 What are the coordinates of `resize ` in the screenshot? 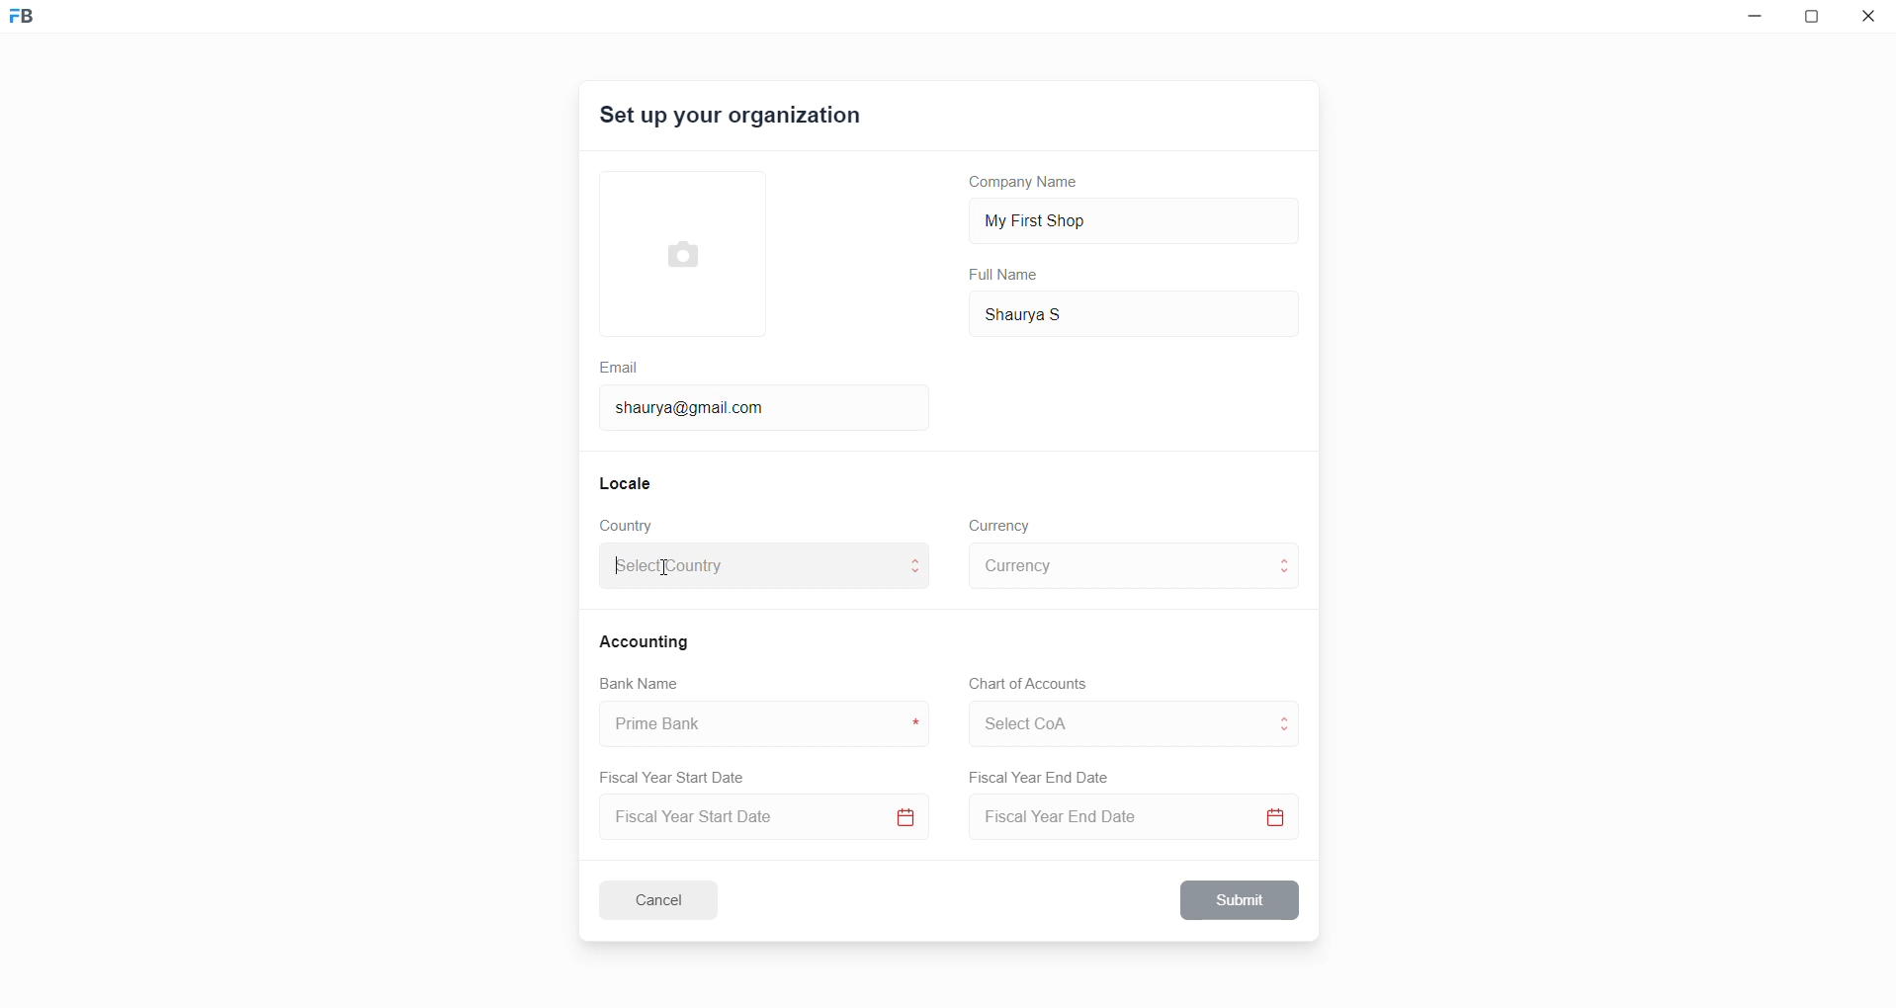 It's located at (1817, 20).